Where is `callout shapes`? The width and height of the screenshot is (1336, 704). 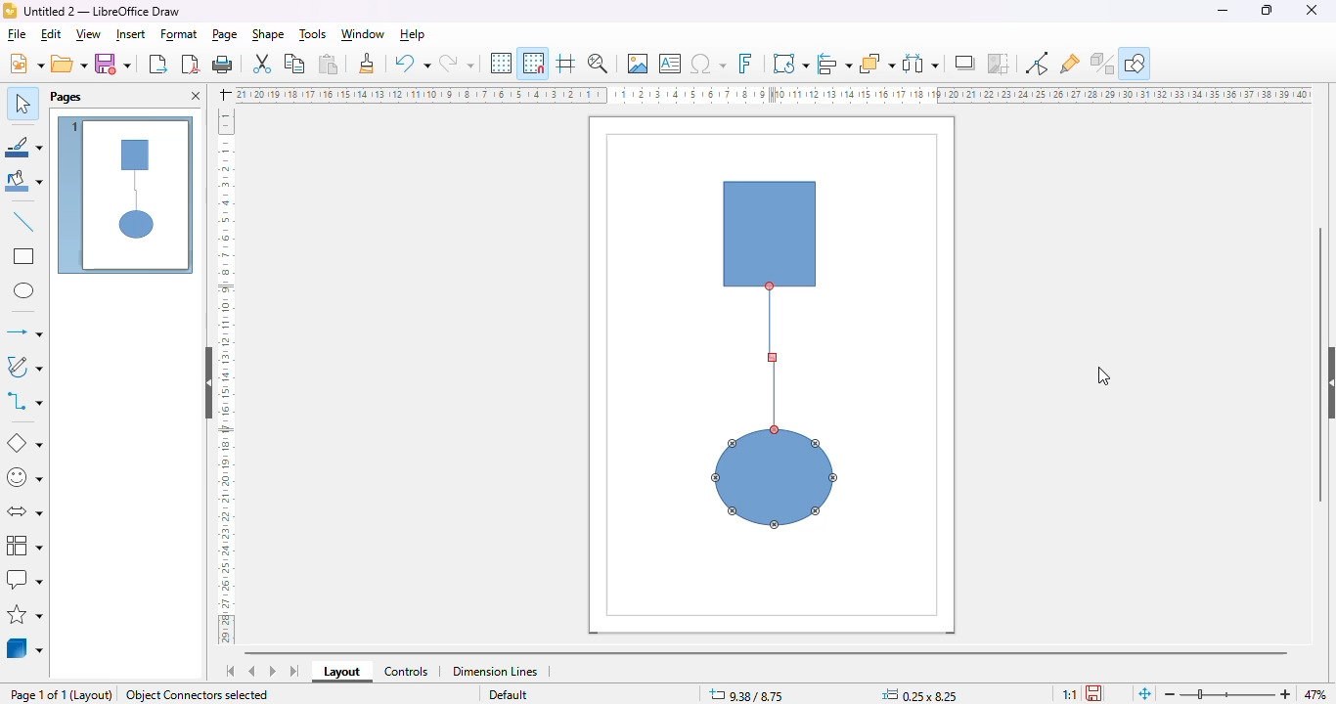
callout shapes is located at coordinates (25, 579).